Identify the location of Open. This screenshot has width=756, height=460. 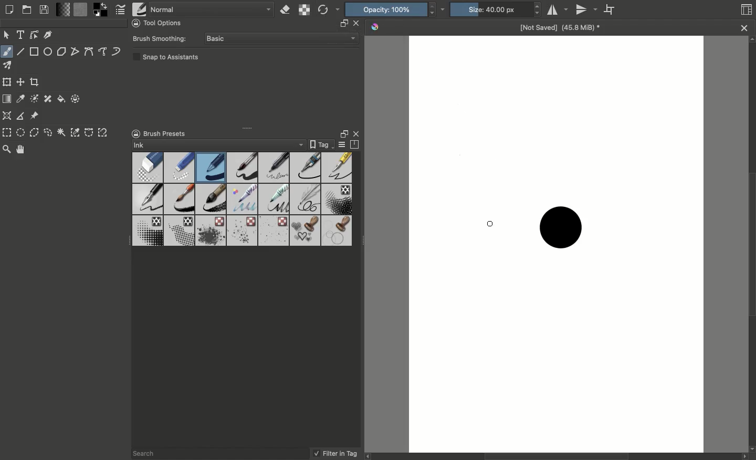
(27, 9).